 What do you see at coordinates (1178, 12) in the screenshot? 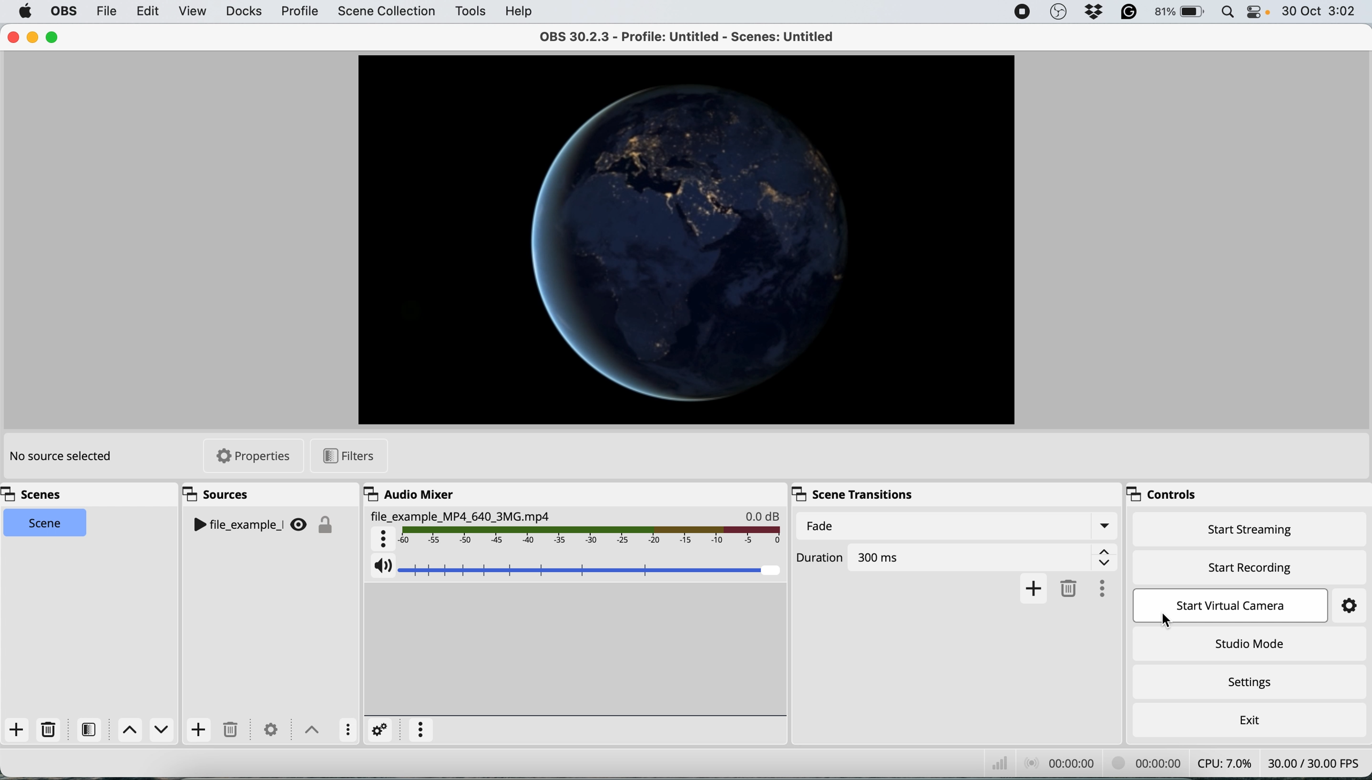
I see `battery` at bounding box center [1178, 12].